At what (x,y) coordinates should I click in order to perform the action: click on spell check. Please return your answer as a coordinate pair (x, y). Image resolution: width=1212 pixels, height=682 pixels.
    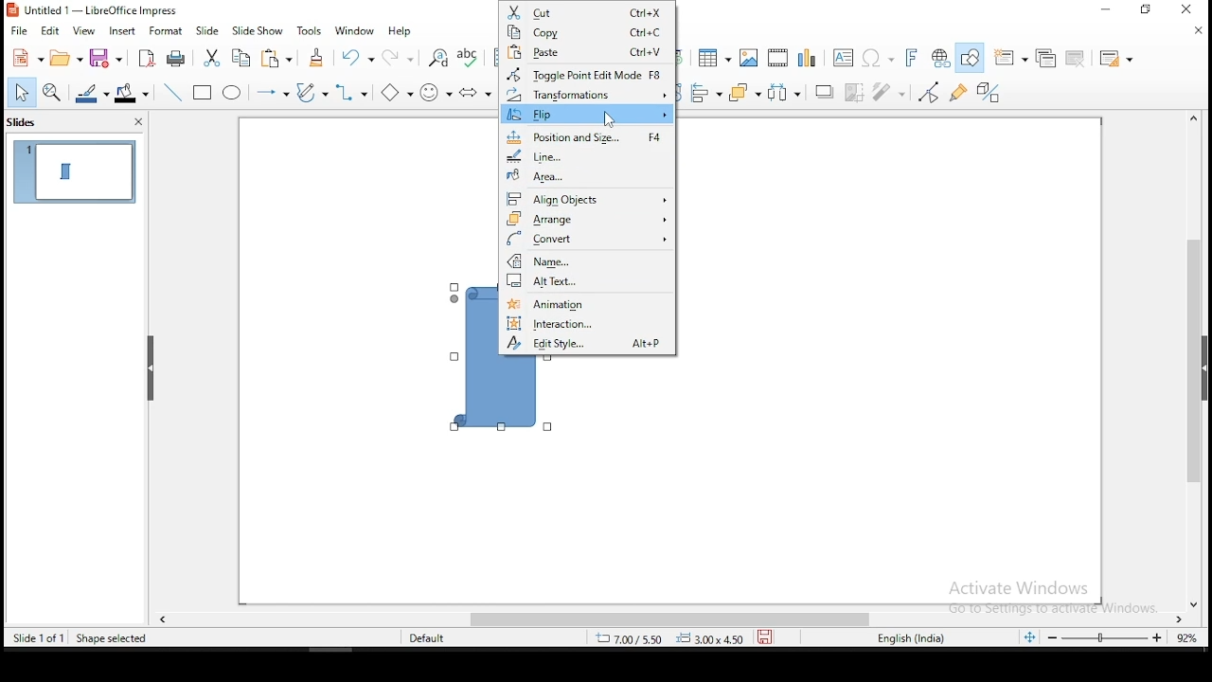
    Looking at the image, I should click on (471, 57).